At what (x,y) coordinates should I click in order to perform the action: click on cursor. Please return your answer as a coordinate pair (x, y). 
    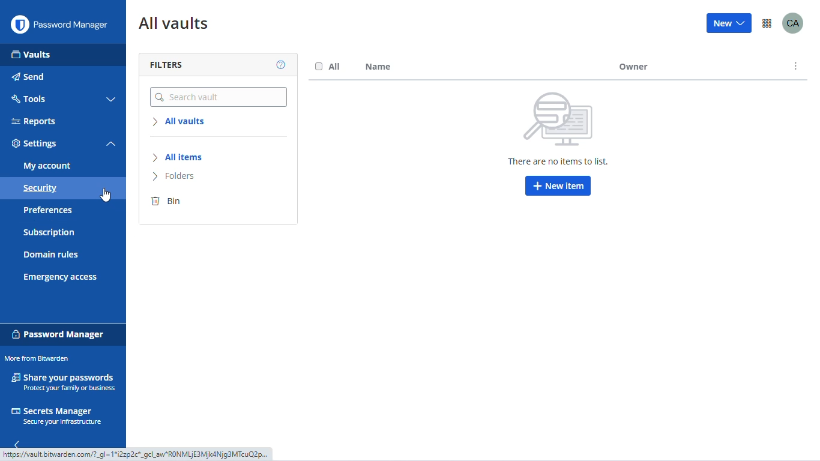
    Looking at the image, I should click on (106, 195).